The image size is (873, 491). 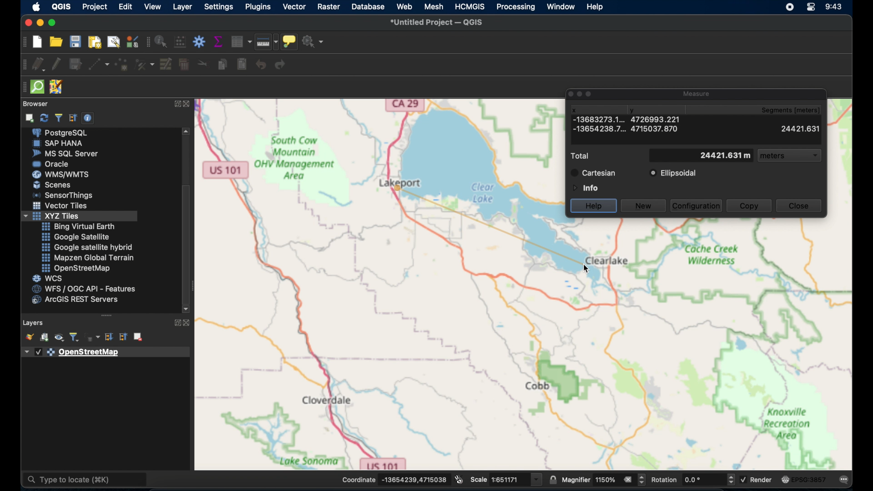 I want to click on settings, so click(x=220, y=6).